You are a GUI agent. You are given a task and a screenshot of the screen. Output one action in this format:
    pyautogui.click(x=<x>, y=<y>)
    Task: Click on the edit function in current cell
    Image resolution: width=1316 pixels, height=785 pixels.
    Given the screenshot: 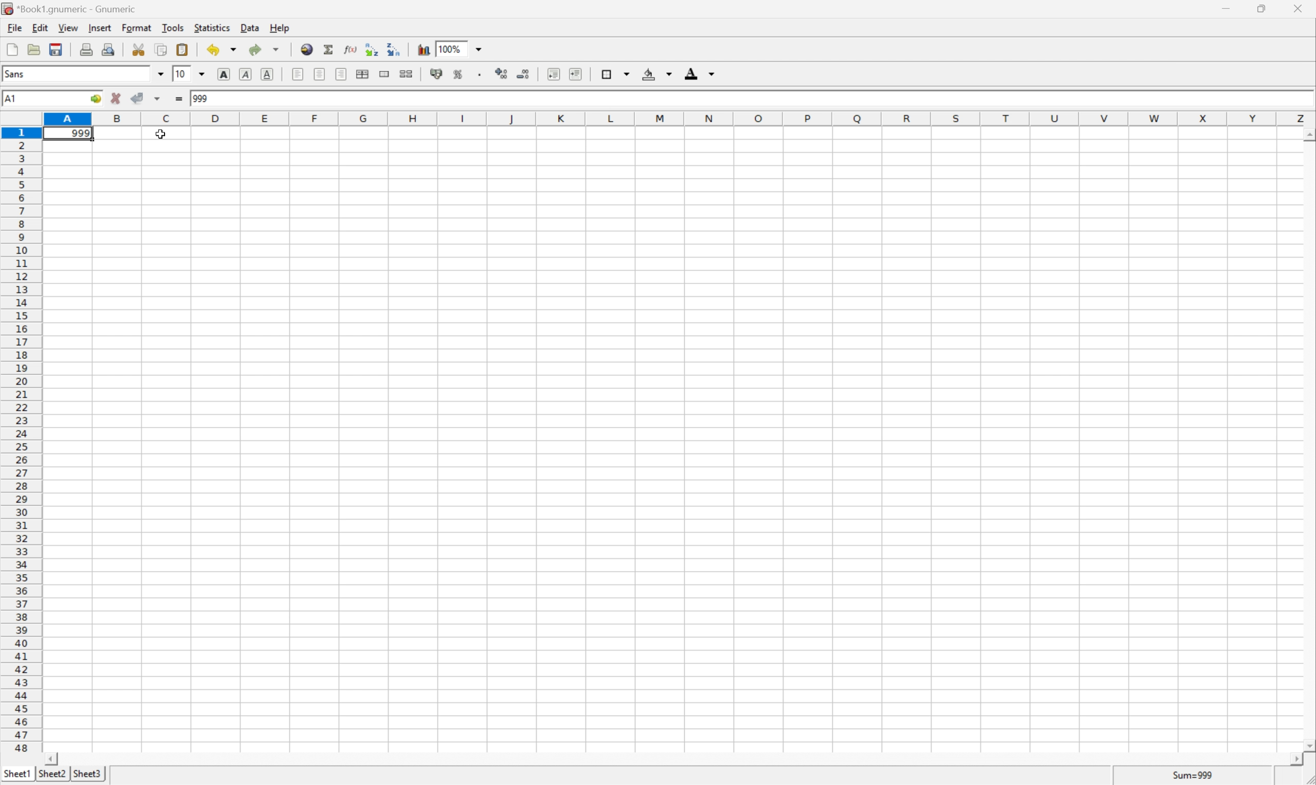 What is the action you would take?
    pyautogui.click(x=350, y=50)
    